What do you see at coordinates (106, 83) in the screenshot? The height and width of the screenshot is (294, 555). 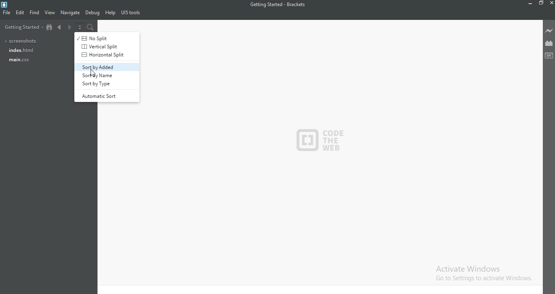 I see `sort by type` at bounding box center [106, 83].